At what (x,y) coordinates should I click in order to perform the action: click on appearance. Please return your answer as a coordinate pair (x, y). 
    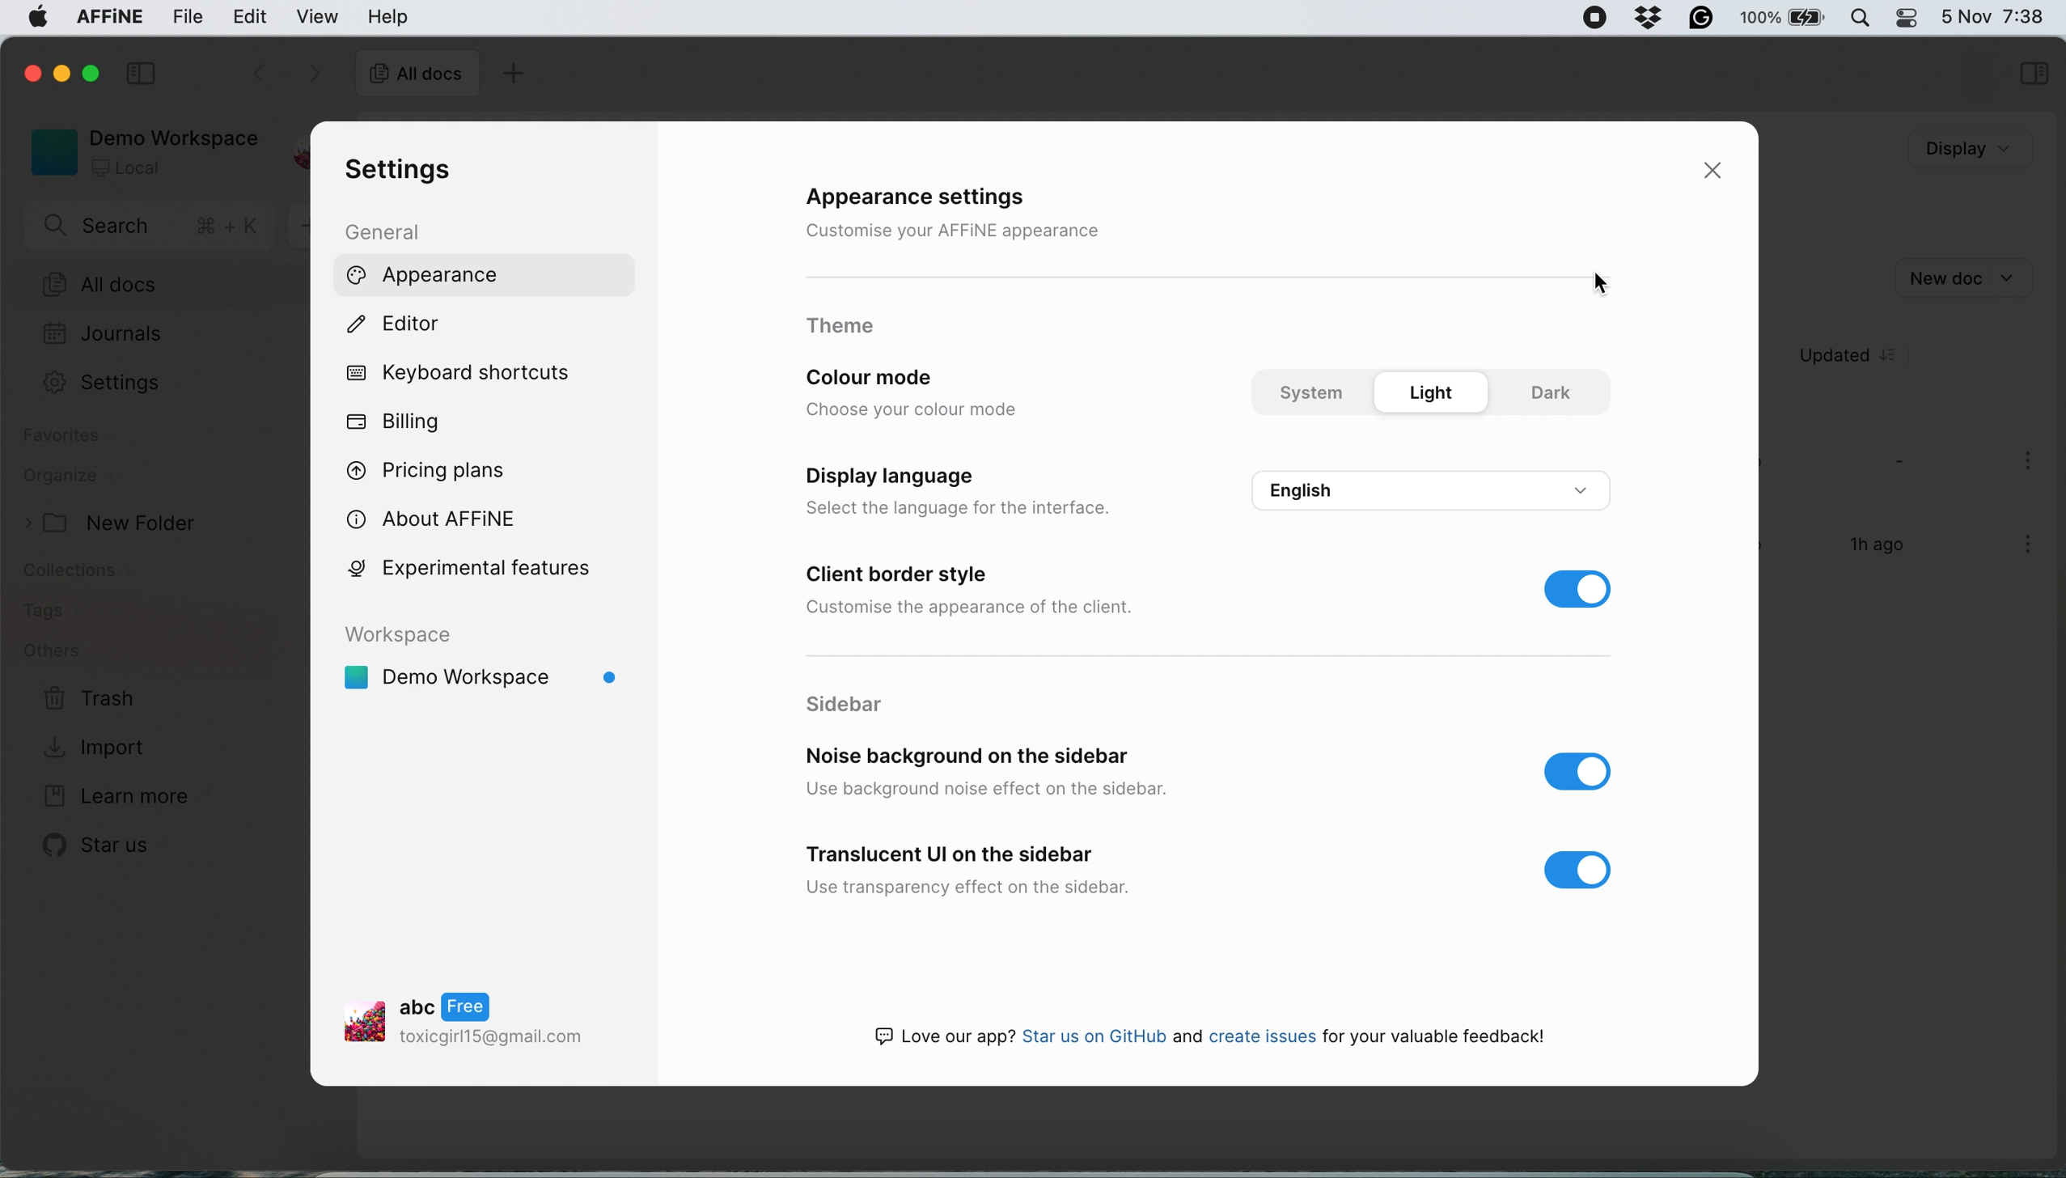
    Looking at the image, I should click on (425, 277).